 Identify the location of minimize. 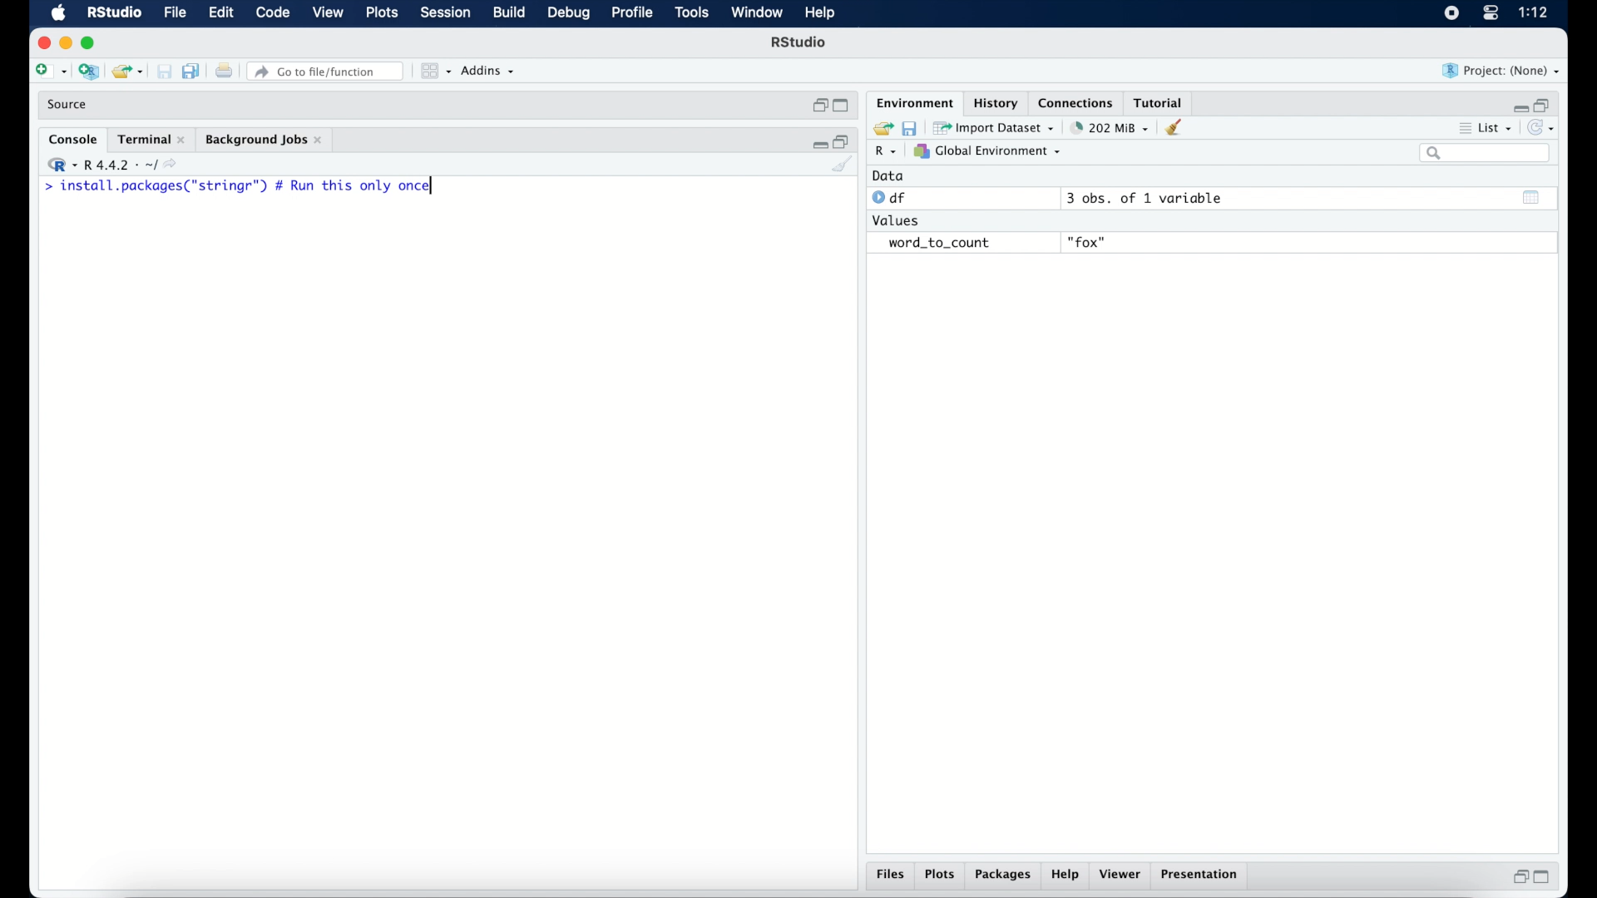
(65, 42).